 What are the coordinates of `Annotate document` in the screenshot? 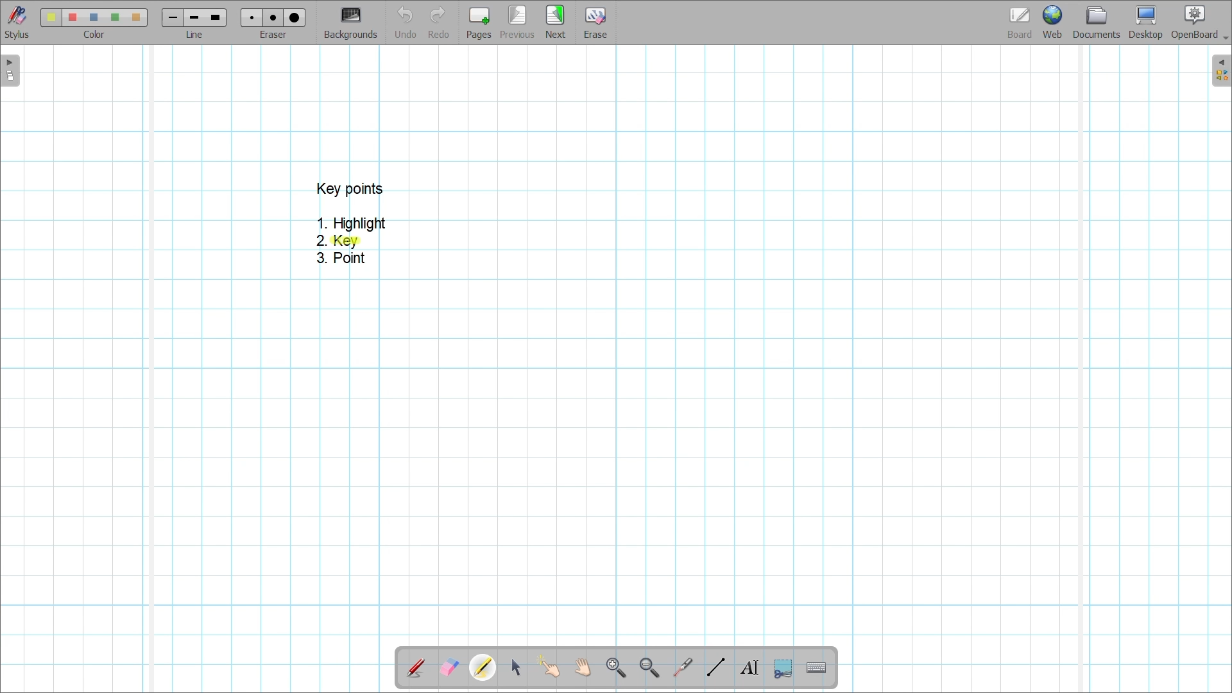 It's located at (415, 669).